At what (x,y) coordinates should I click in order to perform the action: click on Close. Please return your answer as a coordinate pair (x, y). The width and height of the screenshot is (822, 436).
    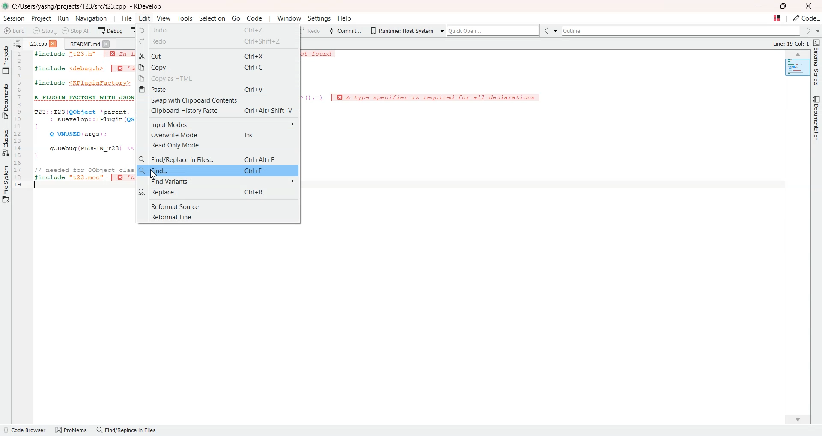
    Looking at the image, I should click on (54, 43).